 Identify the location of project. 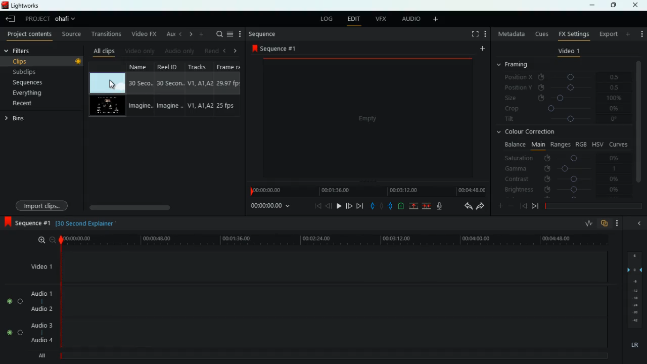
(52, 19).